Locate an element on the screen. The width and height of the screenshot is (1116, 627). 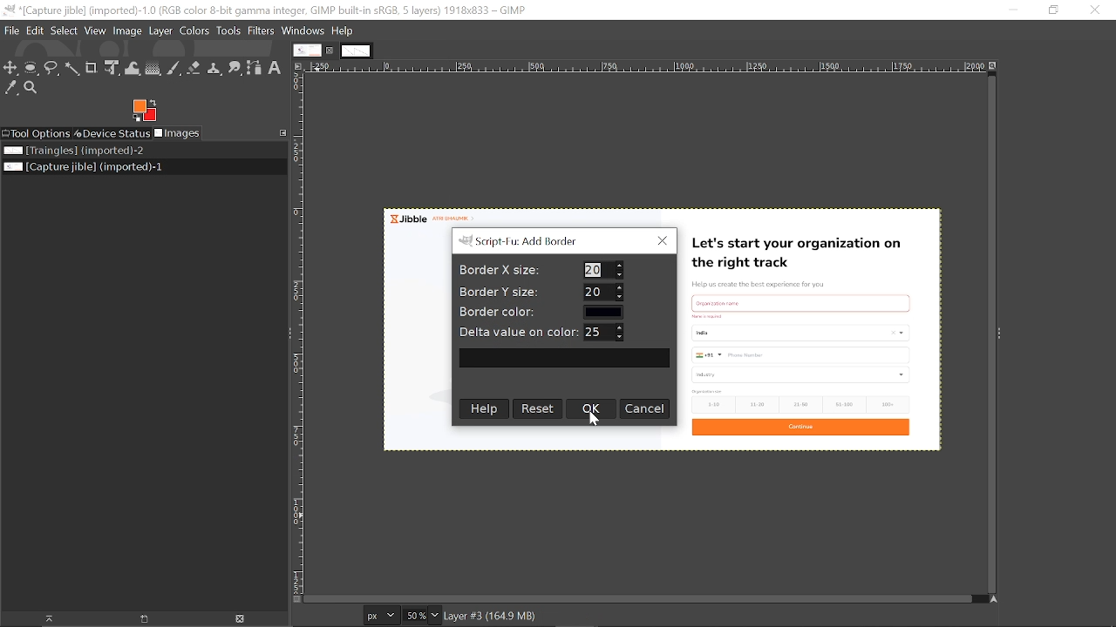
Other tab is located at coordinates (356, 51).